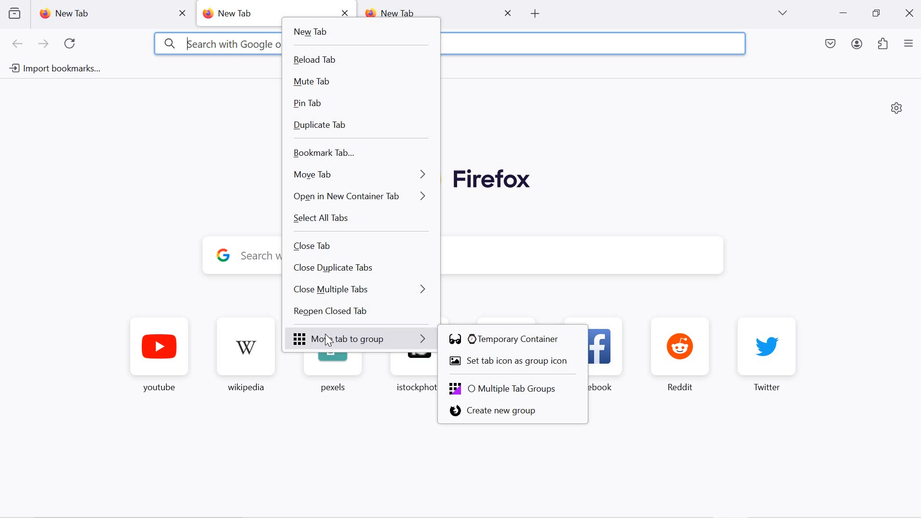 This screenshot has width=921, height=518. I want to click on twitter favorite, so click(767, 357).